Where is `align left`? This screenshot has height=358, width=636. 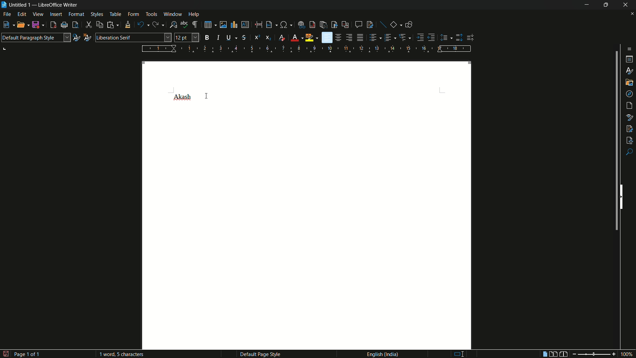 align left is located at coordinates (327, 38).